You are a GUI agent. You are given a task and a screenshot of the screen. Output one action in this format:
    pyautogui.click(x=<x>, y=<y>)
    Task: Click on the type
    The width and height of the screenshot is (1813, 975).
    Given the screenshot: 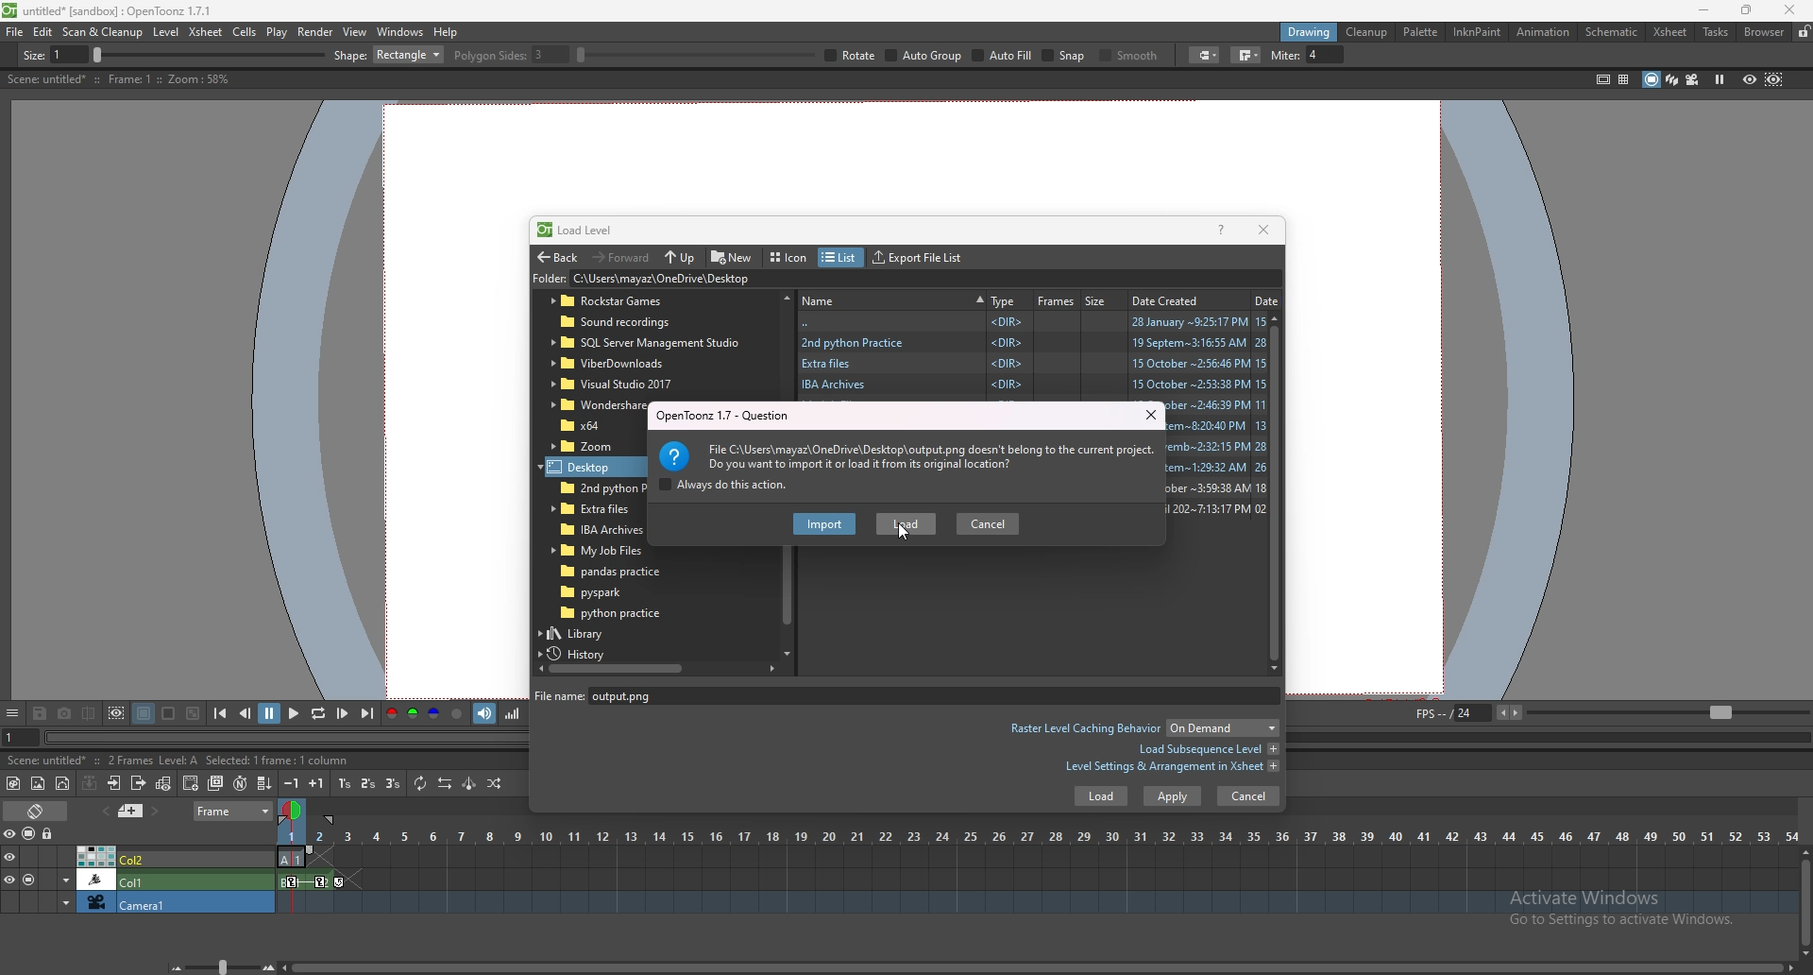 What is the action you would take?
    pyautogui.click(x=1004, y=300)
    